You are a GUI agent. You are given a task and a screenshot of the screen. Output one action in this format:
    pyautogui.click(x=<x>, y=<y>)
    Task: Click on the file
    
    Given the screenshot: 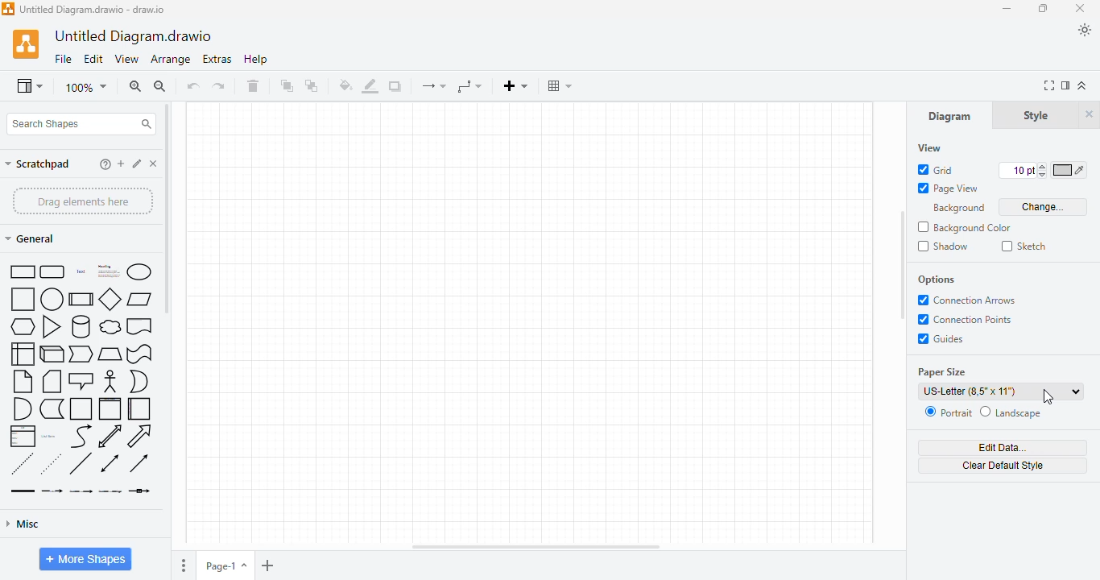 What is the action you would take?
    pyautogui.click(x=64, y=60)
    